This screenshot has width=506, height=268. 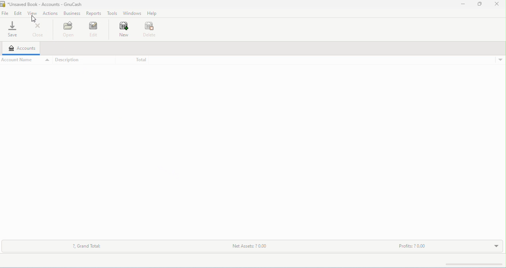 I want to click on accounts, so click(x=22, y=48).